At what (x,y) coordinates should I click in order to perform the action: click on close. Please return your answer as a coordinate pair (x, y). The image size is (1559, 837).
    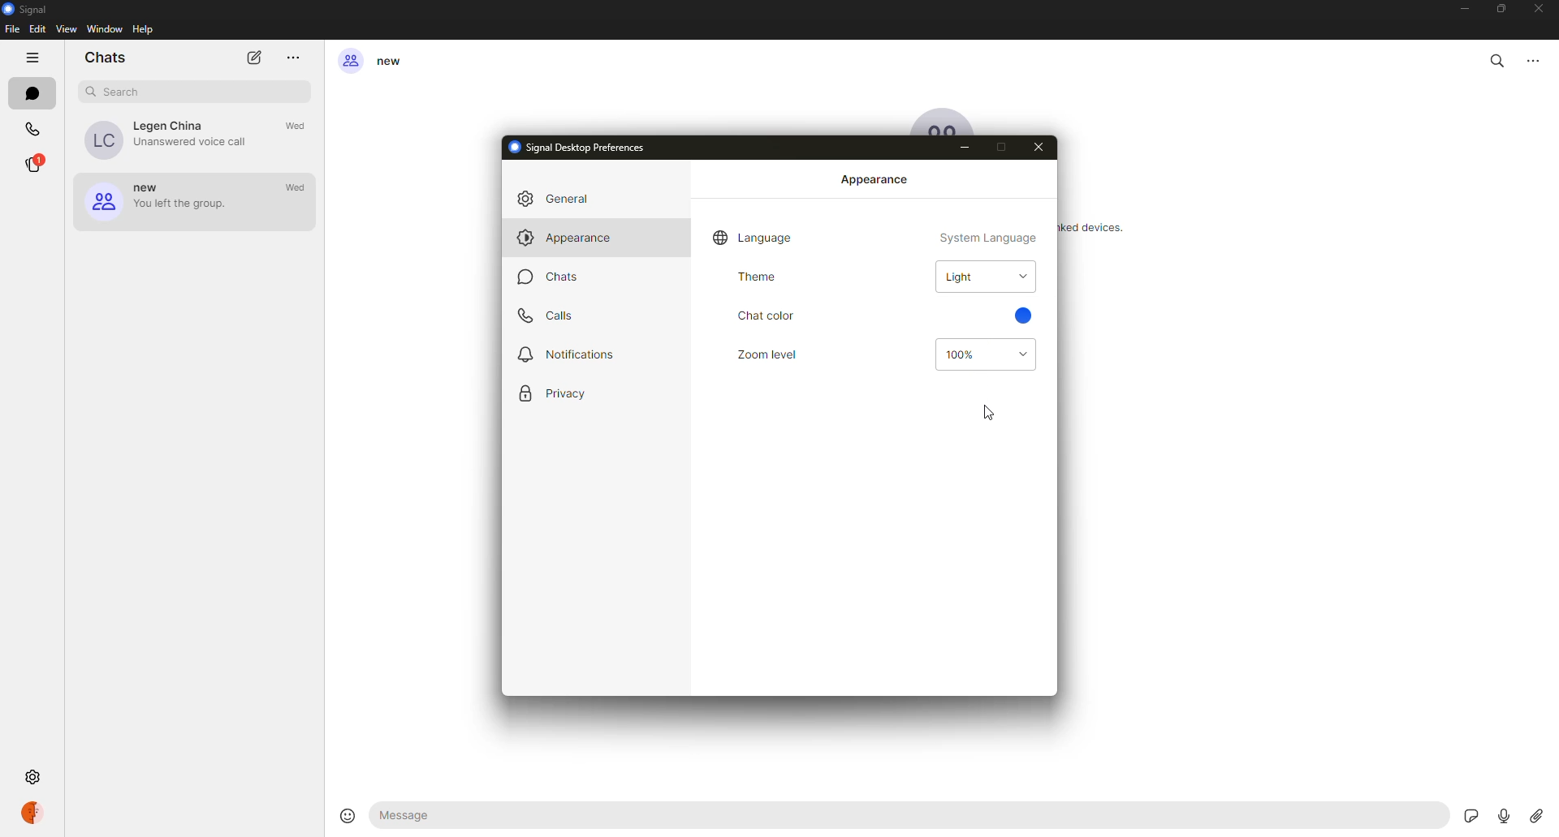
    Looking at the image, I should click on (1043, 148).